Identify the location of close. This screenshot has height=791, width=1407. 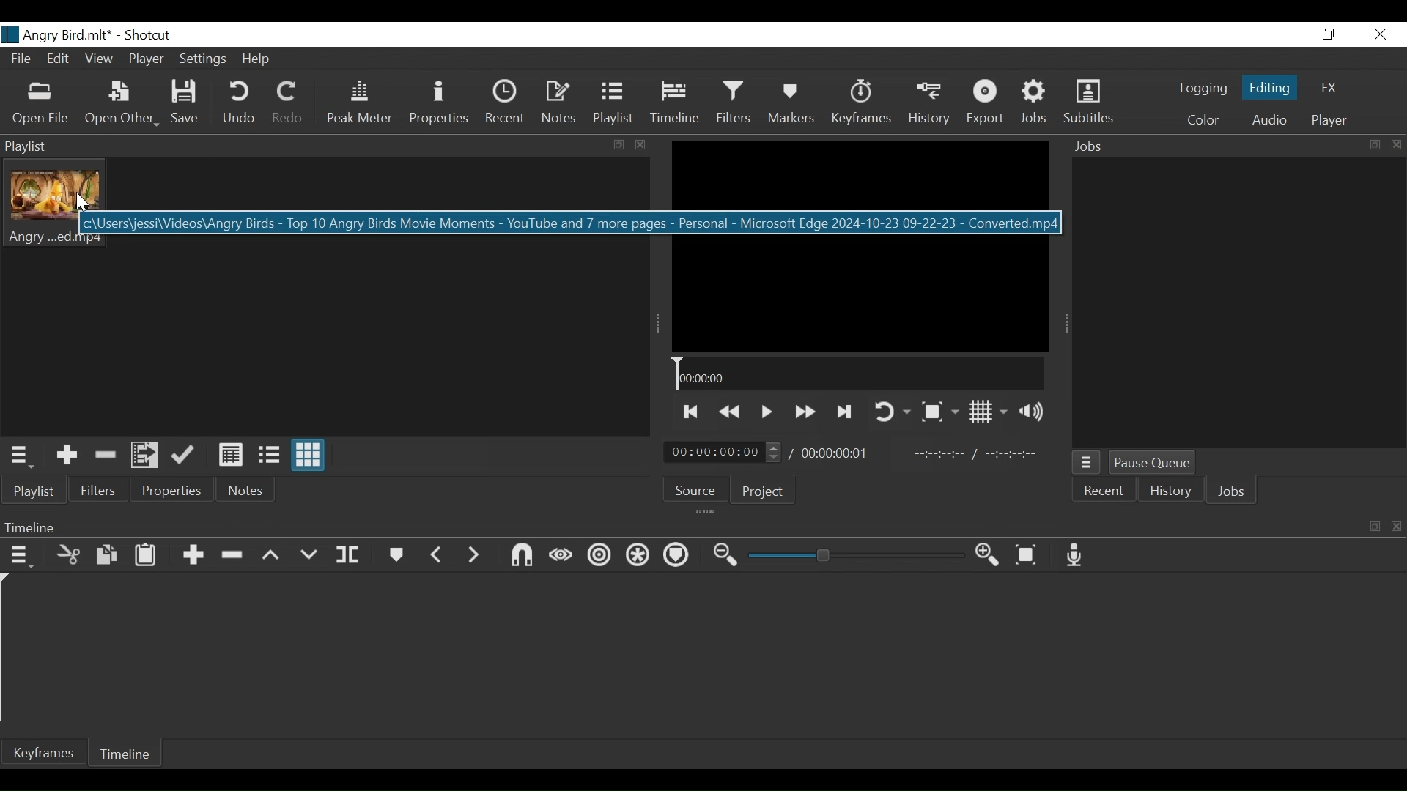
(1381, 34).